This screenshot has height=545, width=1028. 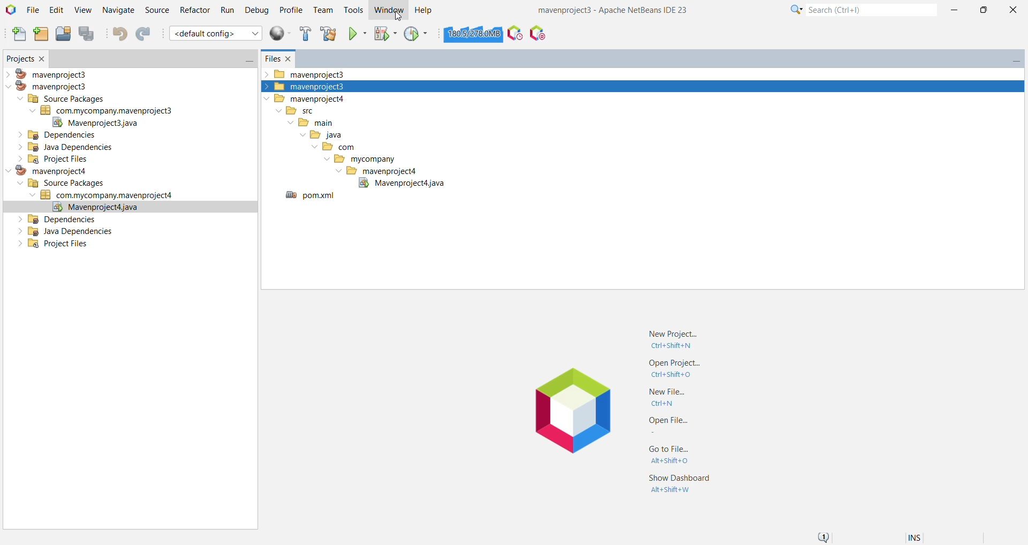 I want to click on Profile Project, so click(x=417, y=35).